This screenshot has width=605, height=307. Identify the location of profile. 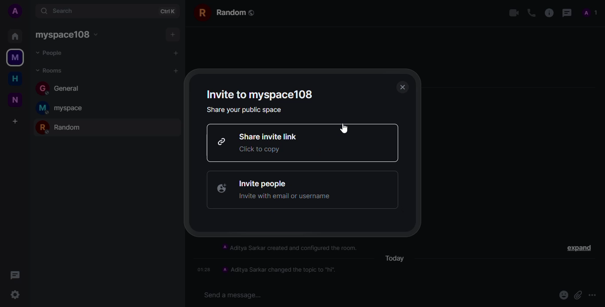
(589, 12).